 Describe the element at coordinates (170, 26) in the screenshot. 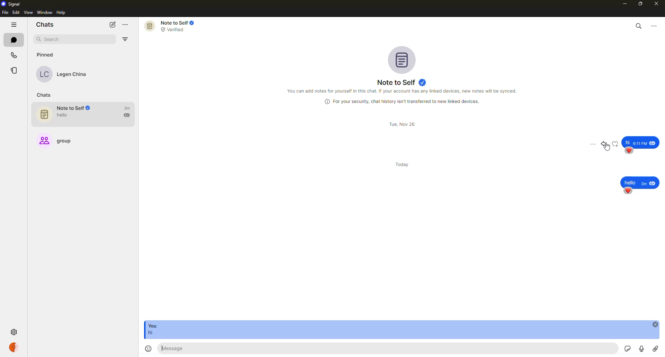

I see `note to self` at that location.